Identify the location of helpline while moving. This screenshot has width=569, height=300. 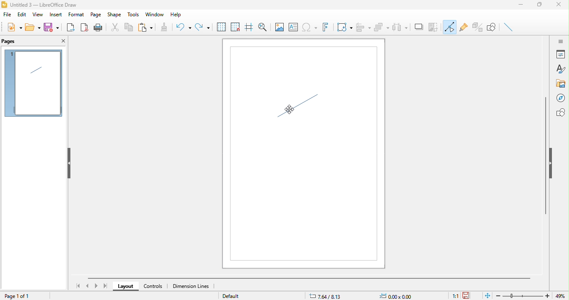
(248, 28).